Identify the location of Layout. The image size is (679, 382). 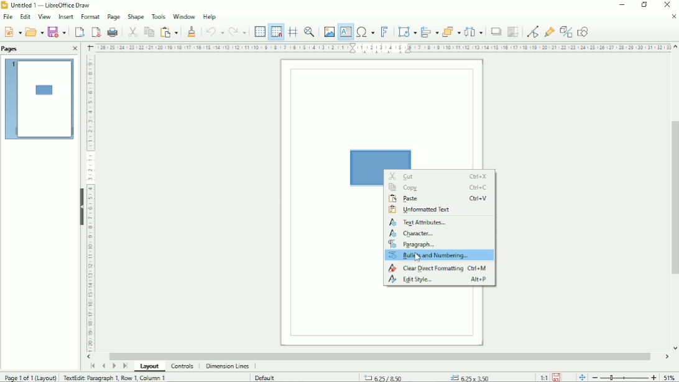
(150, 366).